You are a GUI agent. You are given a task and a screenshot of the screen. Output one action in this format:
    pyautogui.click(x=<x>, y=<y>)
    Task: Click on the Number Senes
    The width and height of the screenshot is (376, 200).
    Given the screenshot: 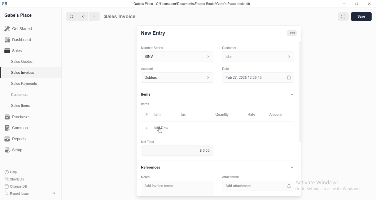 What is the action you would take?
    pyautogui.click(x=154, y=47)
    